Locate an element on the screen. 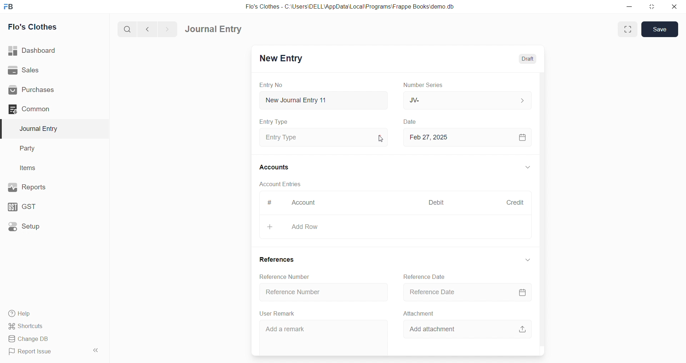 Image resolution: width=686 pixels, height=363 pixels. Feb 27, 2025 is located at coordinates (467, 137).